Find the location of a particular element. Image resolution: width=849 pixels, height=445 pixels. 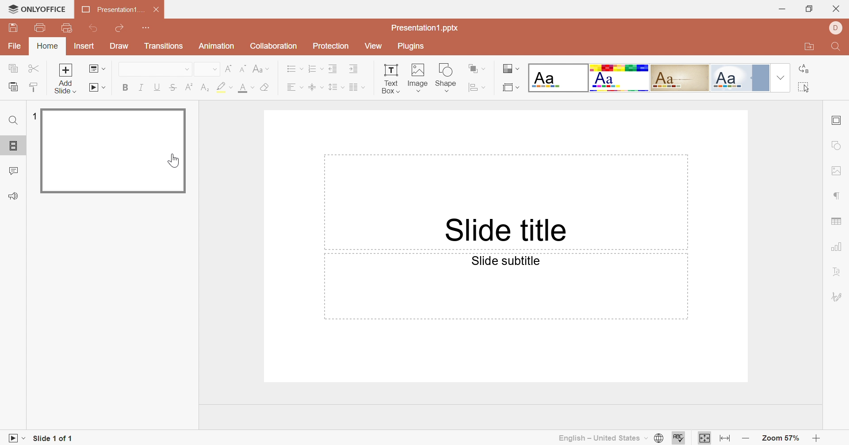

Minimize is located at coordinates (780, 9).